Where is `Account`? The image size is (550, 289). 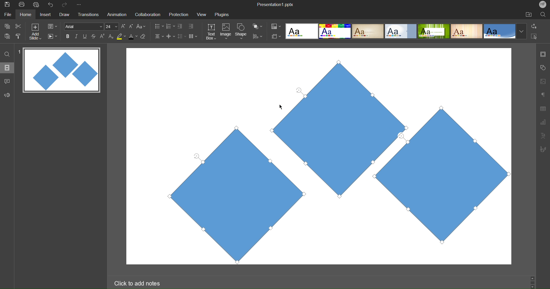
Account is located at coordinates (543, 4).